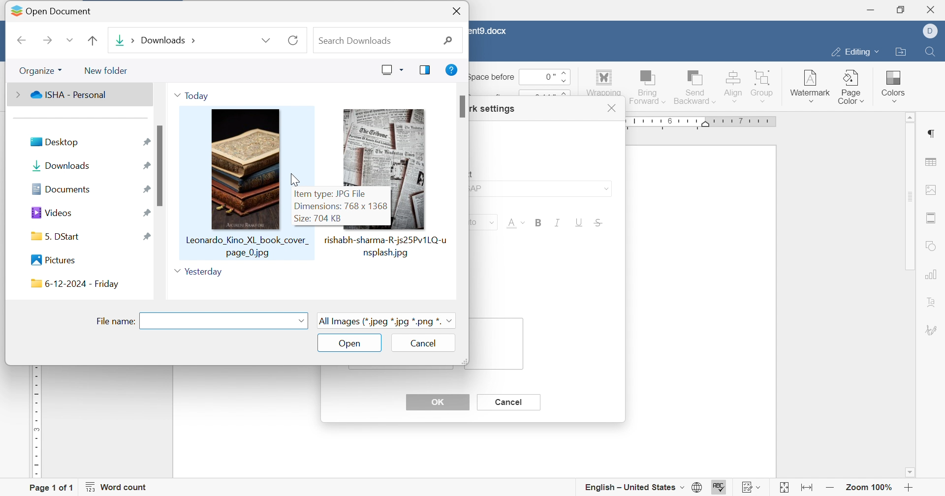  I want to click on drop down, so click(266, 40).